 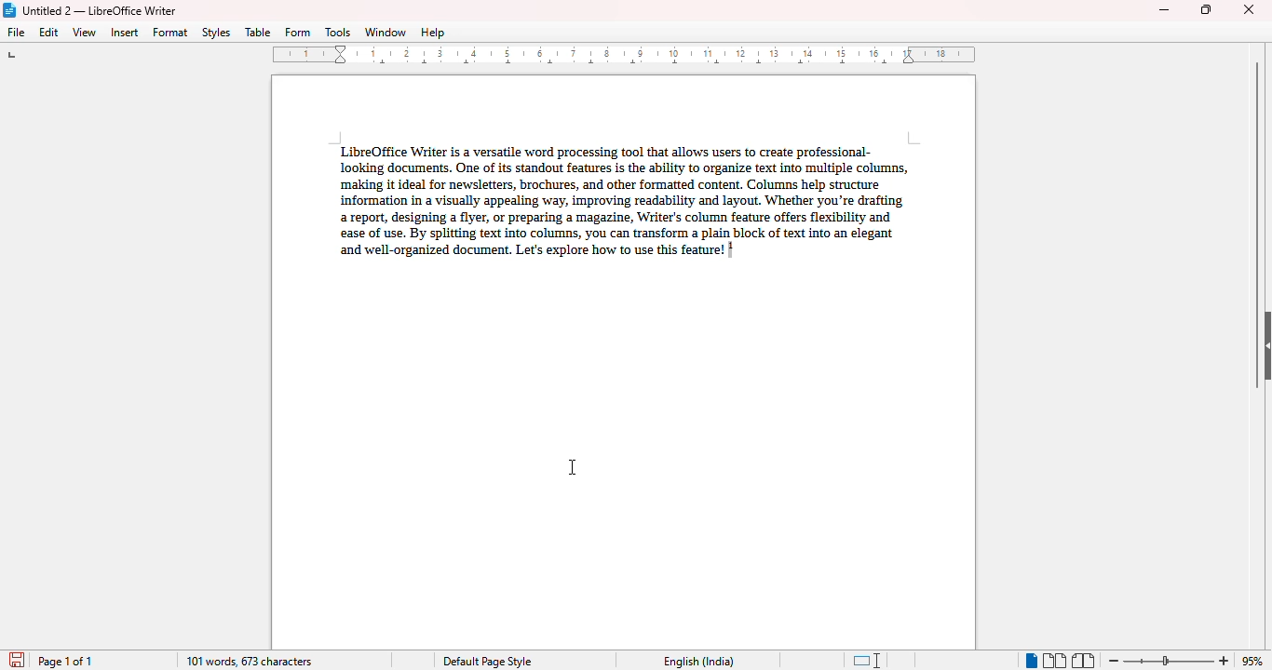 What do you see at coordinates (573, 468) in the screenshot?
I see `cursor` at bounding box center [573, 468].